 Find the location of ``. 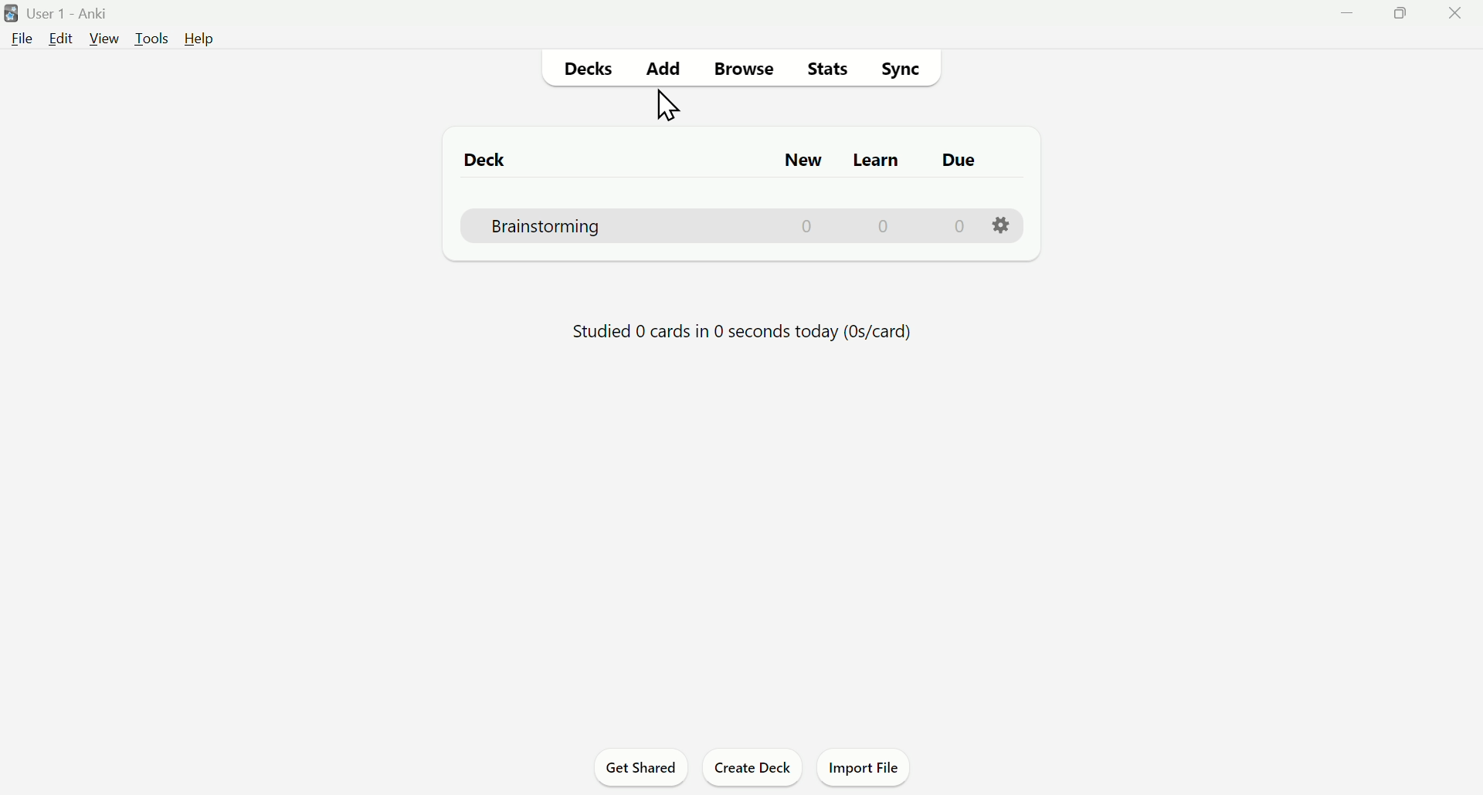

 is located at coordinates (103, 36).